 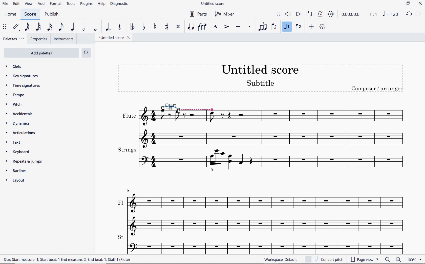 What do you see at coordinates (166, 27) in the screenshot?
I see `TOGGLE SHARP` at bounding box center [166, 27].